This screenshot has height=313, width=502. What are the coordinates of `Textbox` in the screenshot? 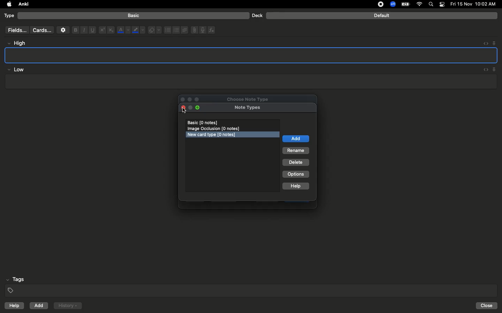 It's located at (252, 55).